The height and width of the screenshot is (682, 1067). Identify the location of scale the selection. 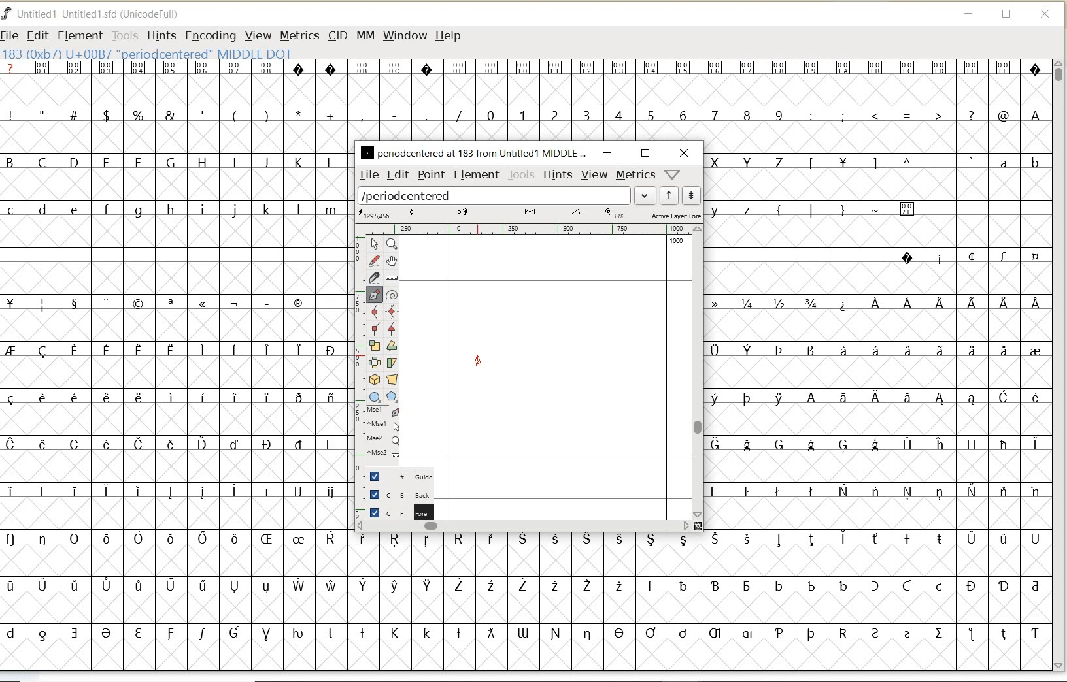
(373, 346).